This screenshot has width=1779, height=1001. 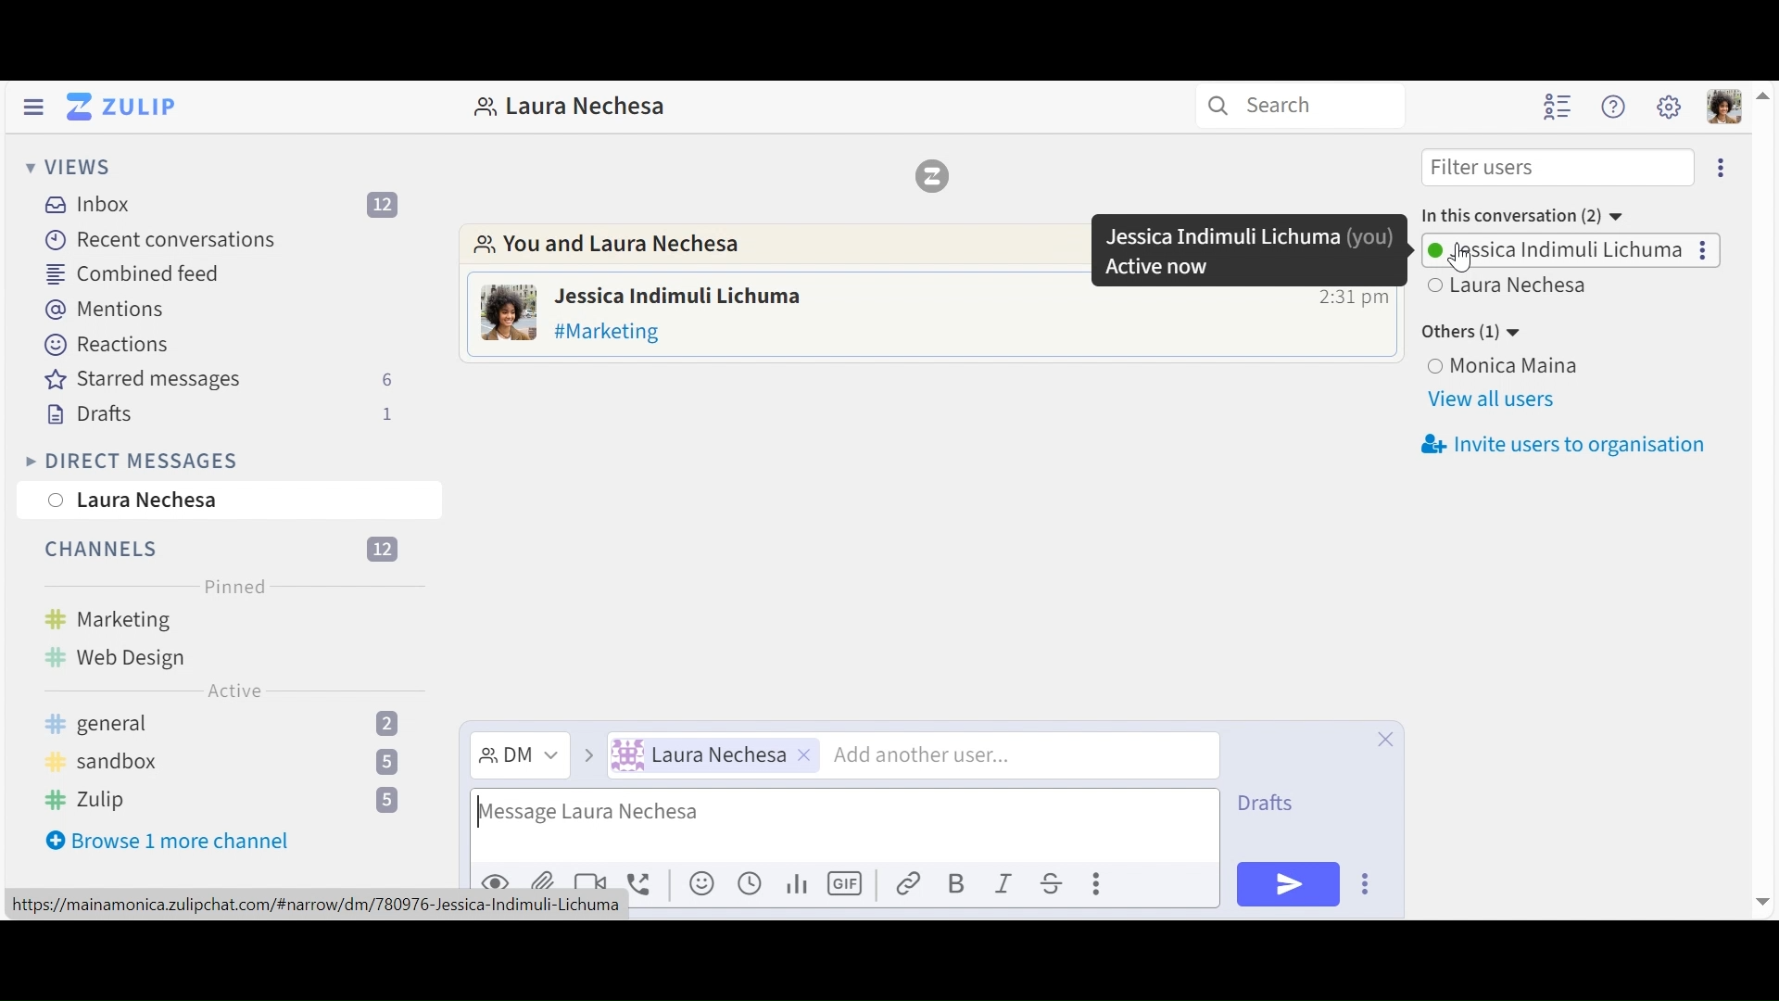 I want to click on Recent Conversation, so click(x=164, y=242).